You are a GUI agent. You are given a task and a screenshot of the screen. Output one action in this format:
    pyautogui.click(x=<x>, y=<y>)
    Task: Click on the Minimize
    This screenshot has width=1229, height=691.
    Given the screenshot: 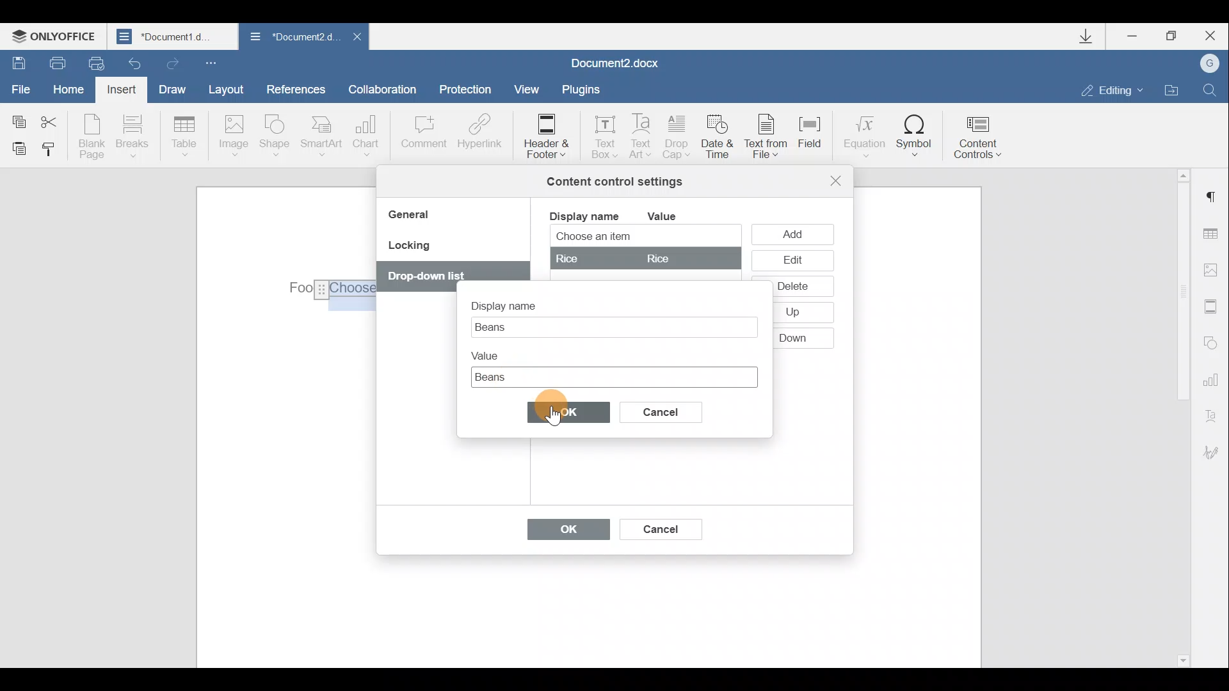 What is the action you would take?
    pyautogui.click(x=1138, y=38)
    